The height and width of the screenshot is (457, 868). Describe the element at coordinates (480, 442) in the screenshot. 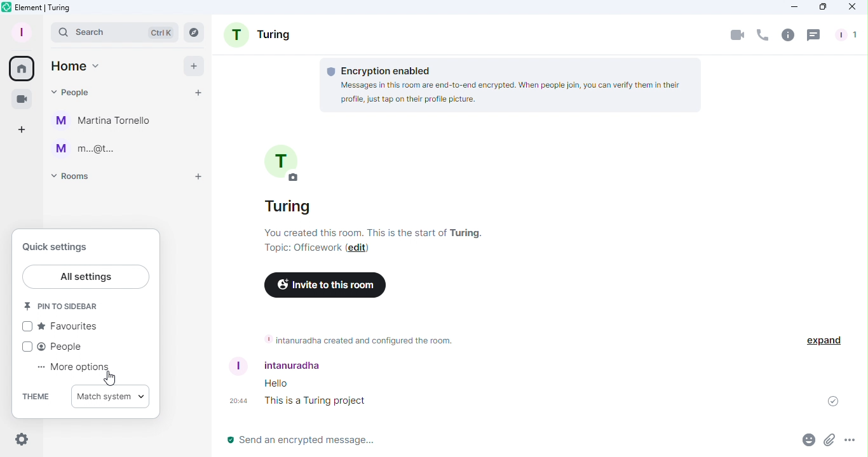

I see `Write messages` at that location.